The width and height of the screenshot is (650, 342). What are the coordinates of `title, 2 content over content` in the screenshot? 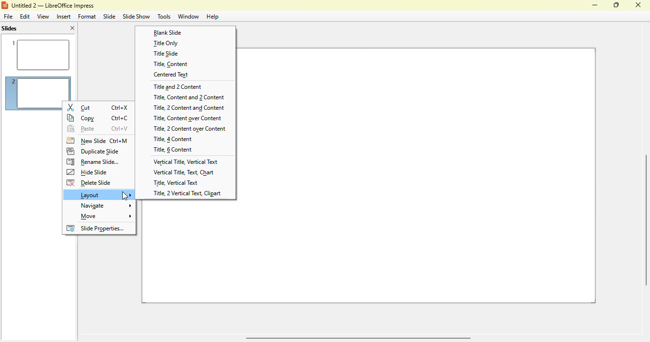 It's located at (188, 129).